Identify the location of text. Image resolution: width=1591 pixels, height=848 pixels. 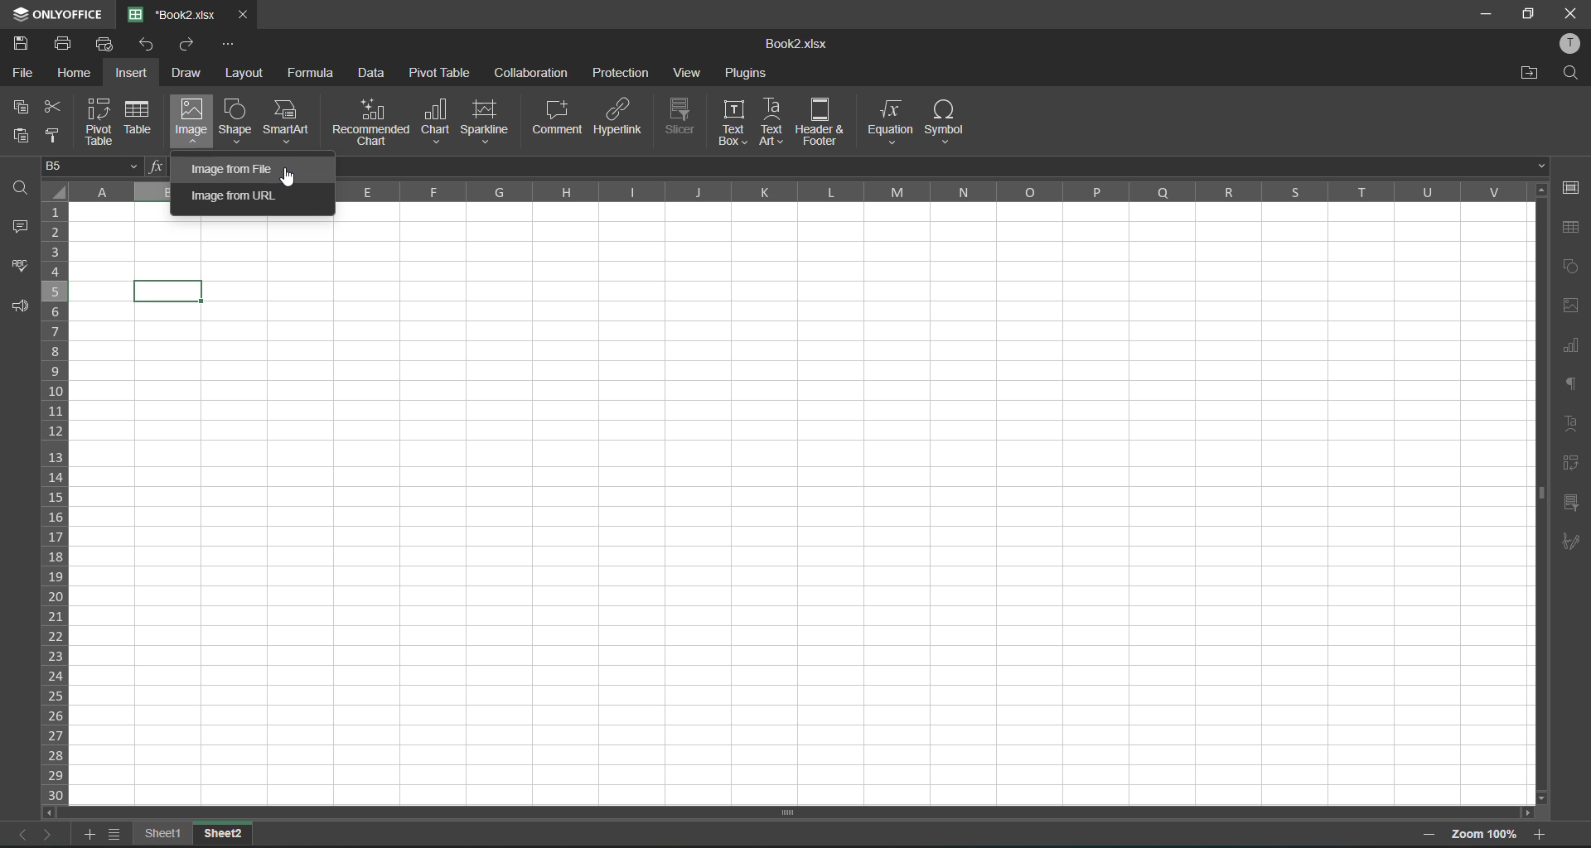
(1573, 425).